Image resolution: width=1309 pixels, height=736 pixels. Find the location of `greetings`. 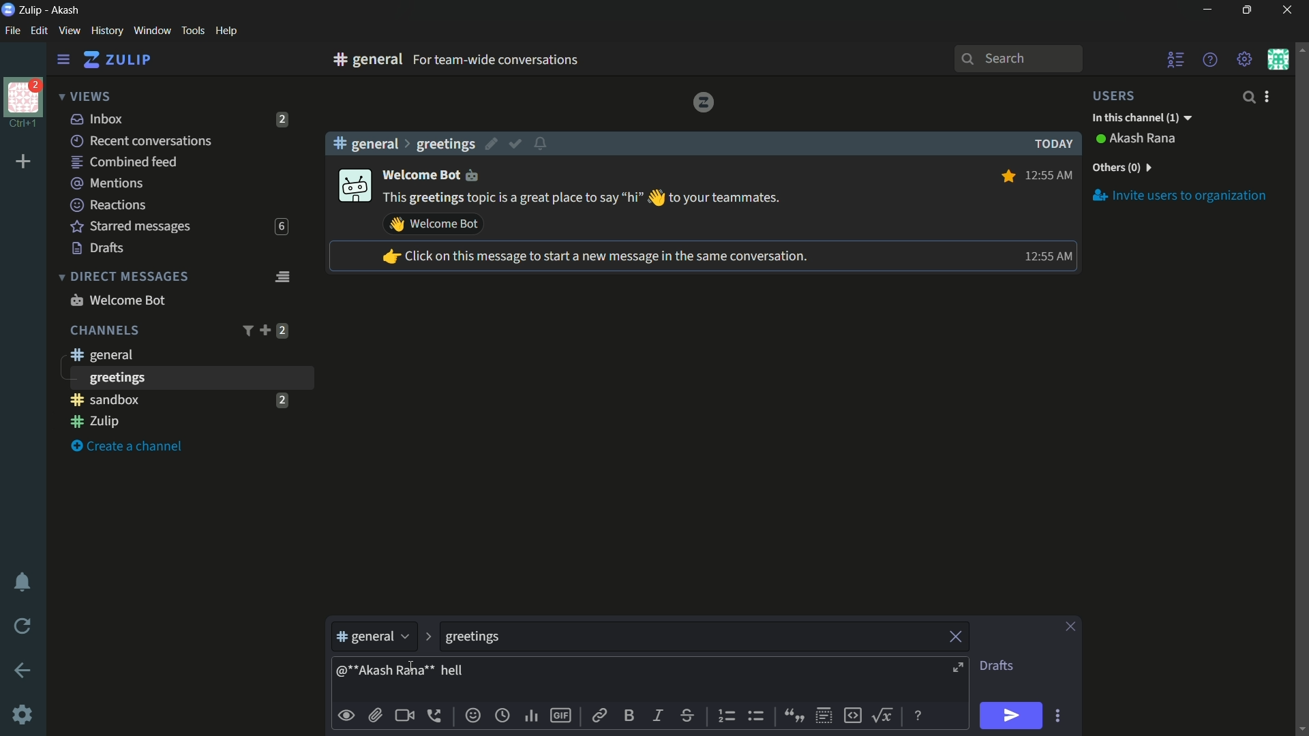

greetings is located at coordinates (445, 144).